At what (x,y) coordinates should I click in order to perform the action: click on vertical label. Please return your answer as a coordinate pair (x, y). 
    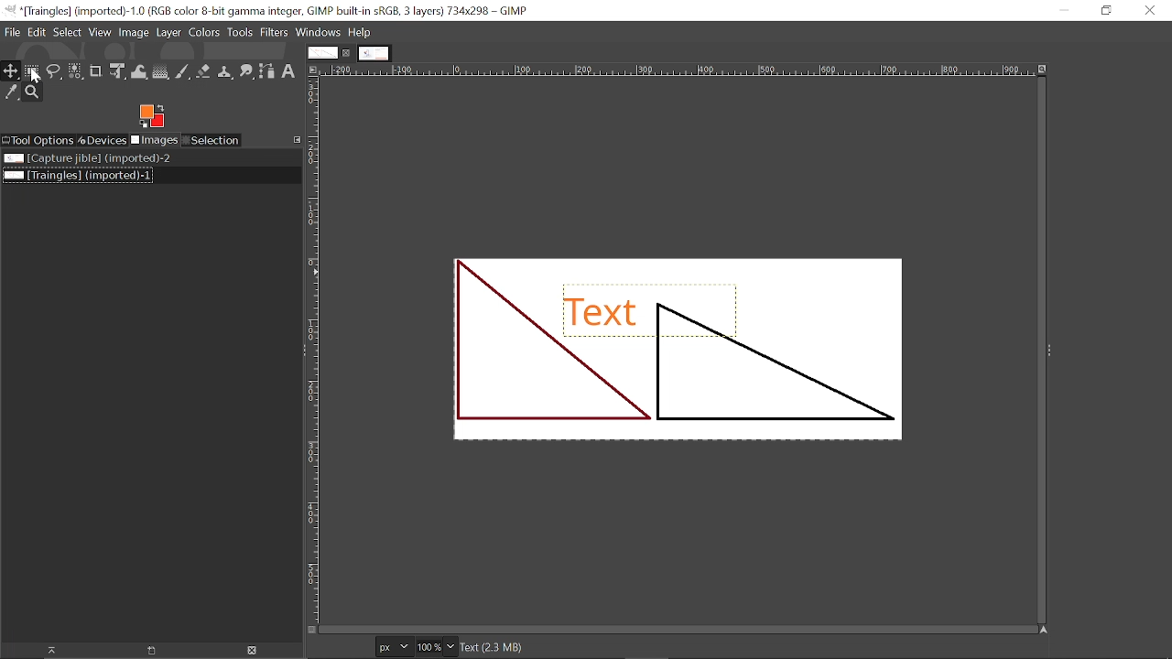
    Looking at the image, I should click on (314, 351).